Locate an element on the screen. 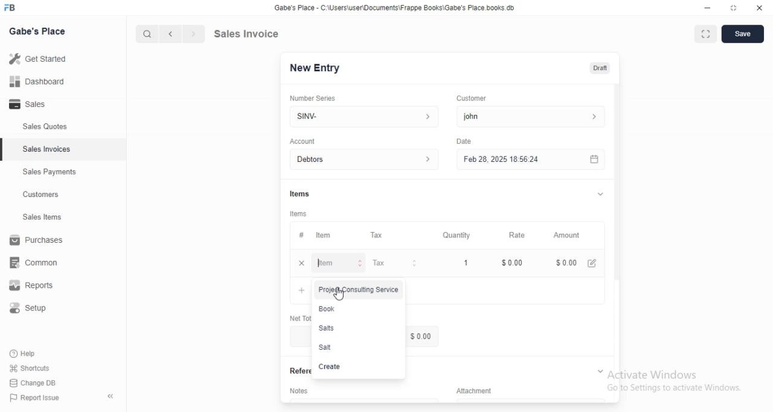 Image resolution: width=773 pixels, height=412 pixels. ‘Notes is located at coordinates (301, 393).